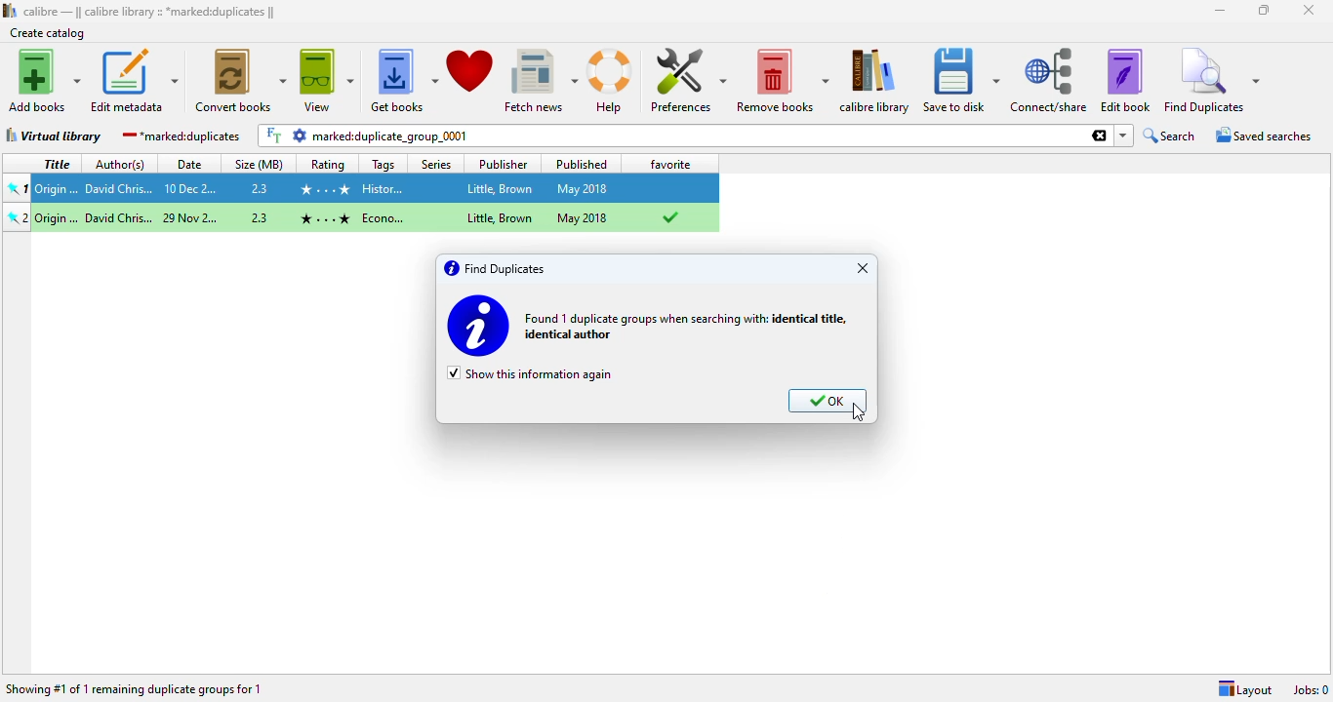 The image size is (1333, 702). Describe the element at coordinates (1267, 10) in the screenshot. I see `maximize` at that location.